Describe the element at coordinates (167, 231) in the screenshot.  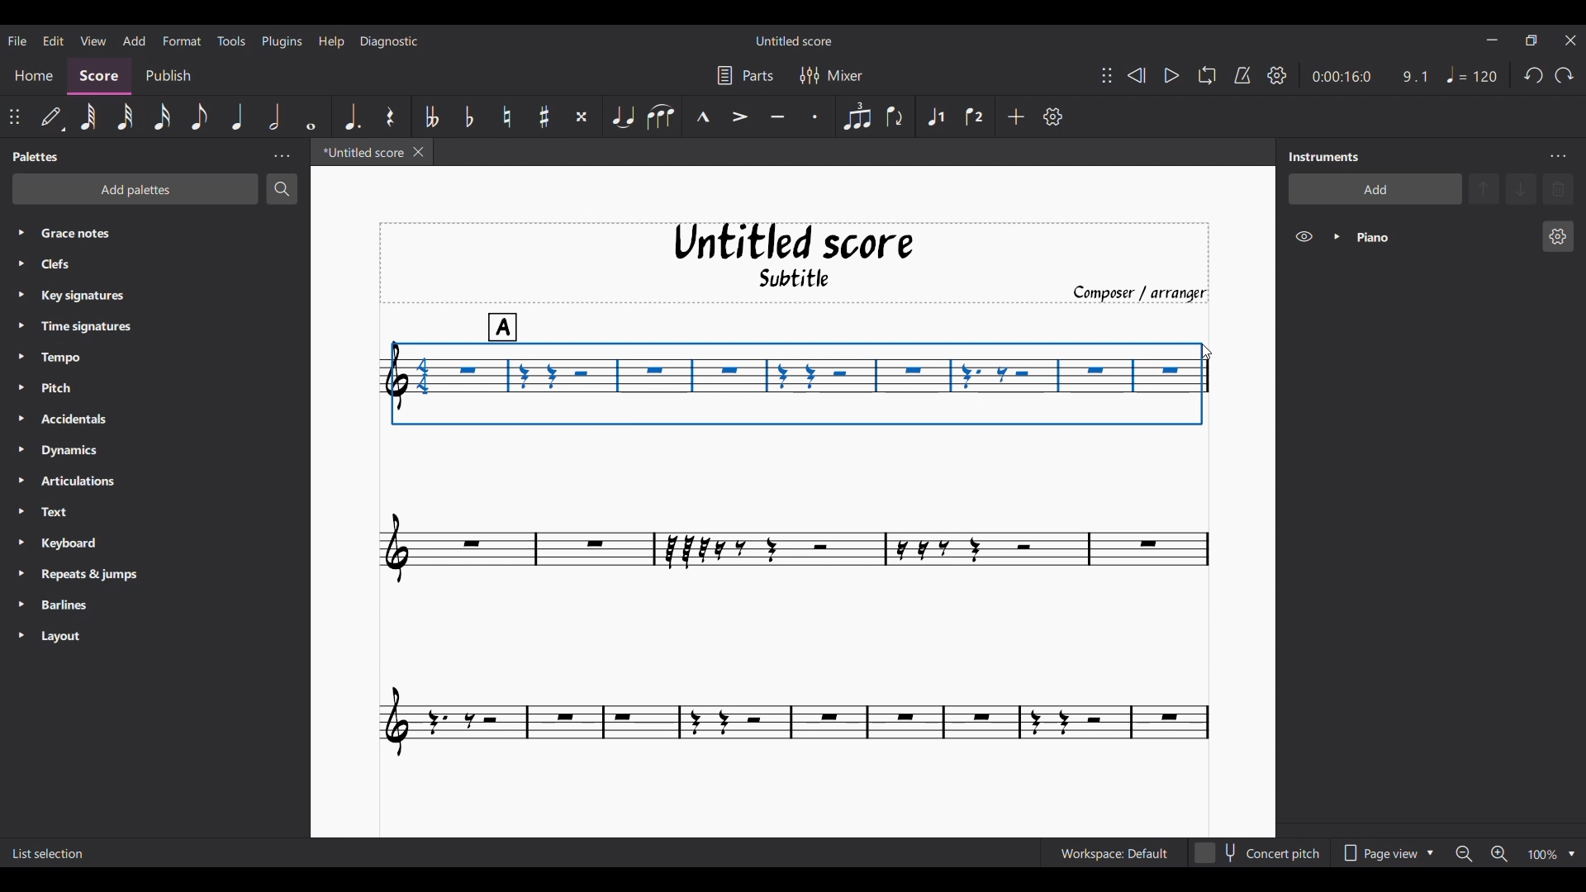
I see `Grace notes` at that location.